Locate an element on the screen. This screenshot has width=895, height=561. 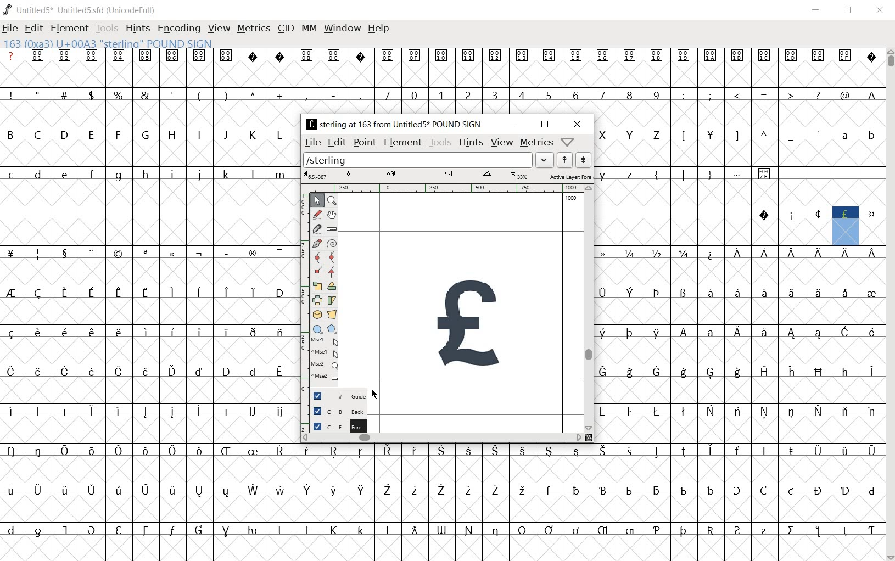
Symbol is located at coordinates (279, 333).